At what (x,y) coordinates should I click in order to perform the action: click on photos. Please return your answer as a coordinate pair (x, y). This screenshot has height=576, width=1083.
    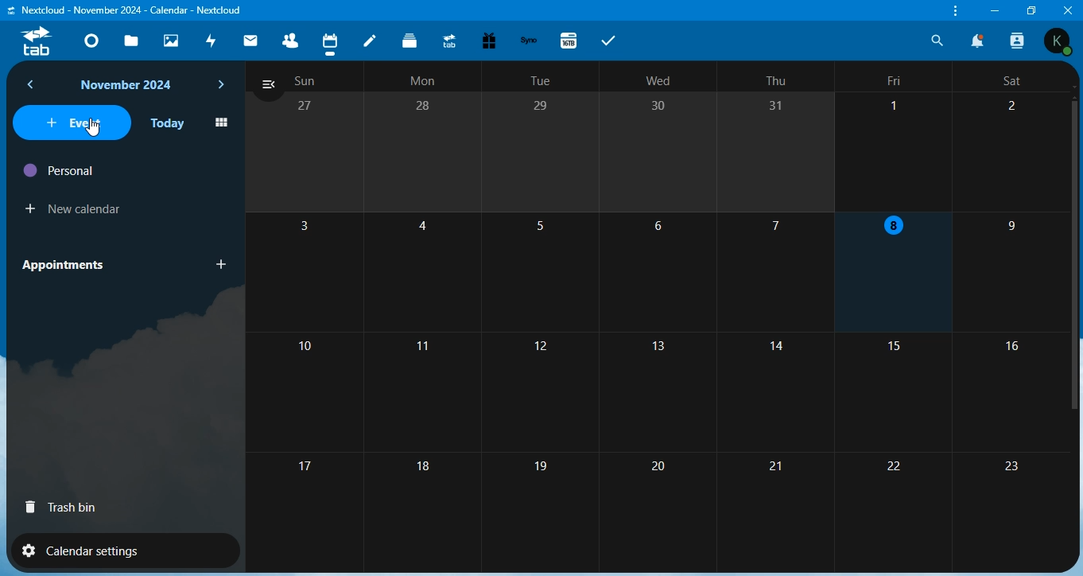
    Looking at the image, I should click on (172, 41).